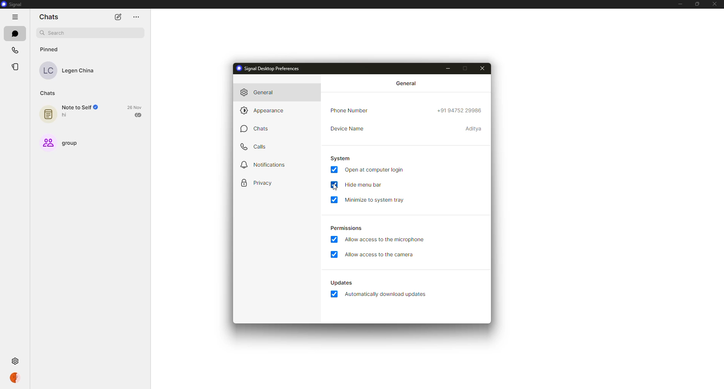  I want to click on pinned, so click(49, 49).